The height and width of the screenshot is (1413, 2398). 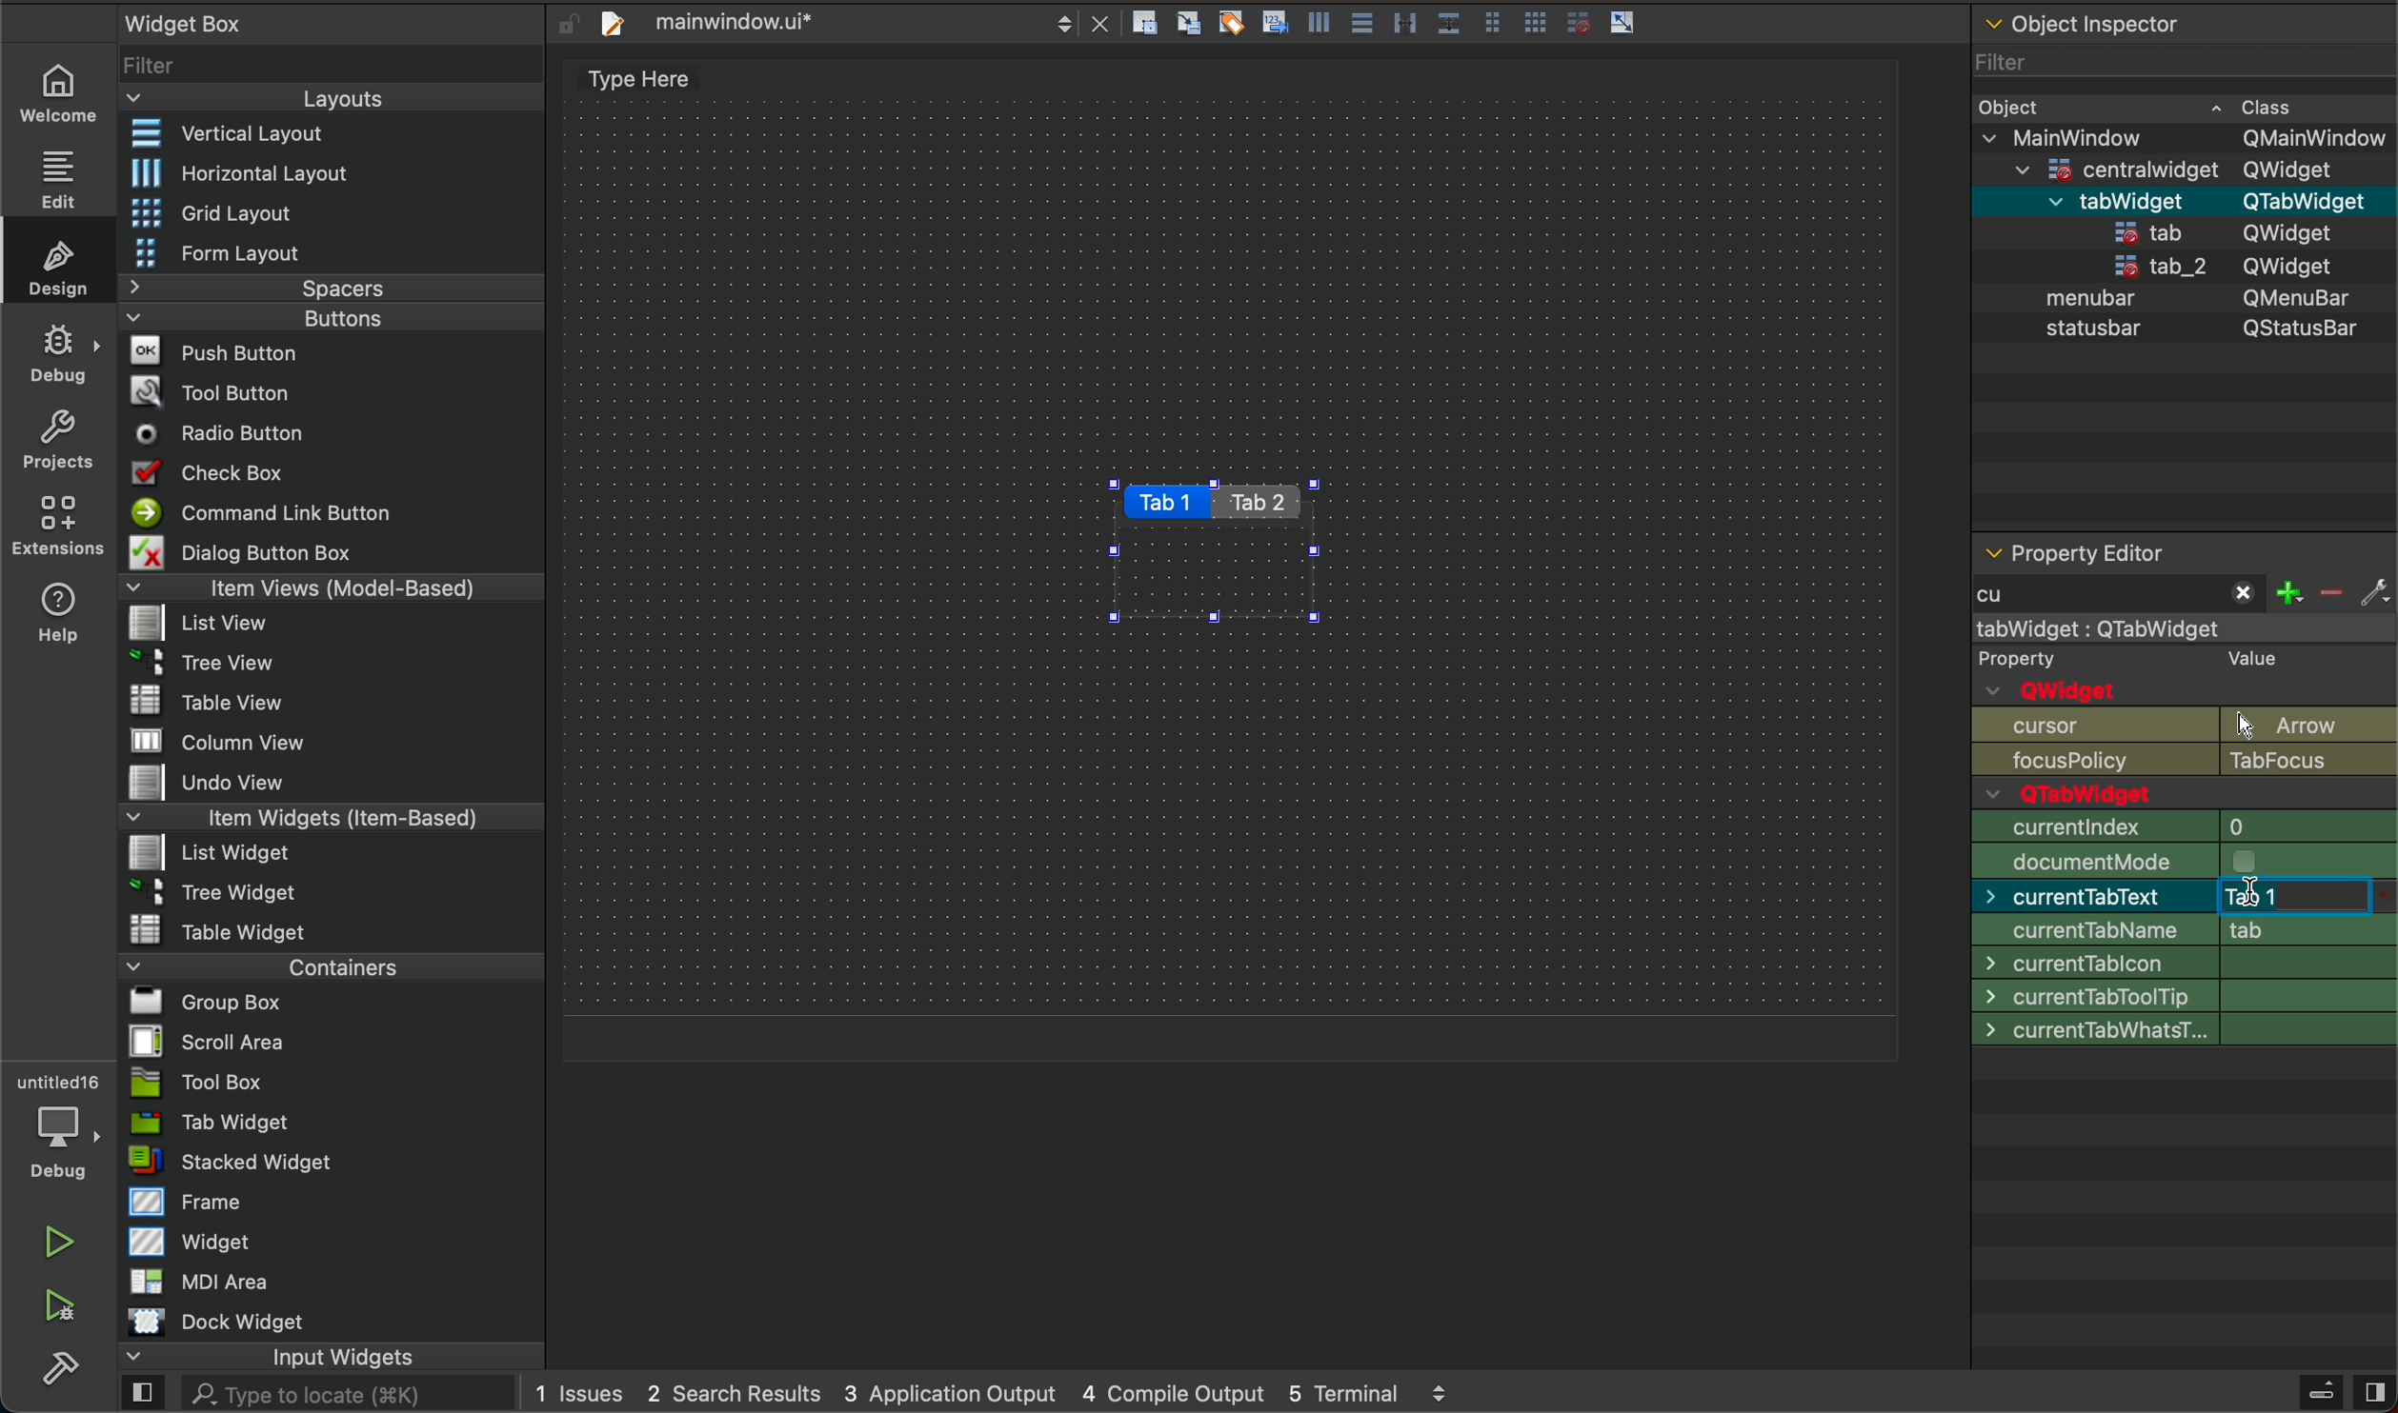 What do you see at coordinates (2186, 1272) in the screenshot?
I see `accept drops` at bounding box center [2186, 1272].